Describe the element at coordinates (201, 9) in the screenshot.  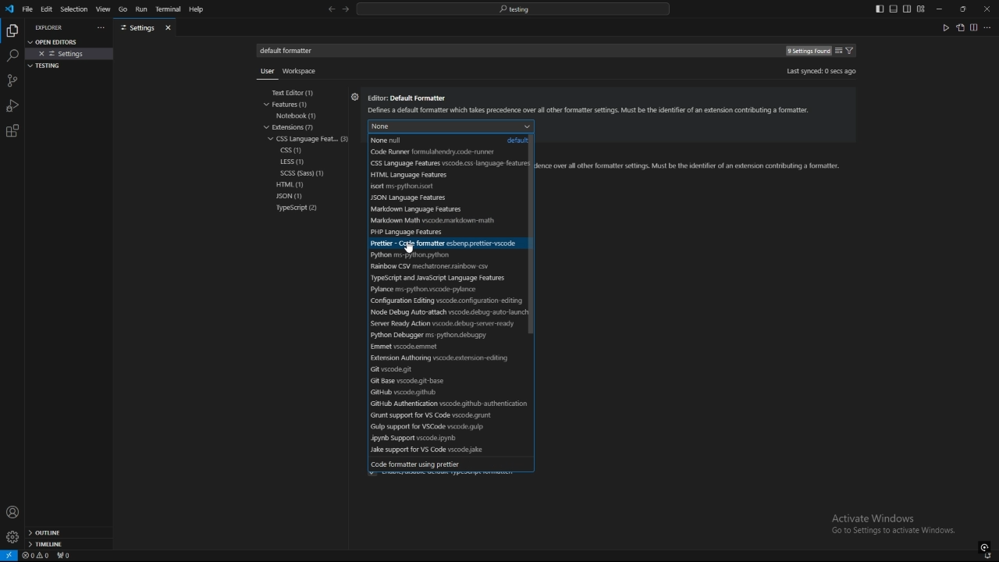
I see `help` at that location.